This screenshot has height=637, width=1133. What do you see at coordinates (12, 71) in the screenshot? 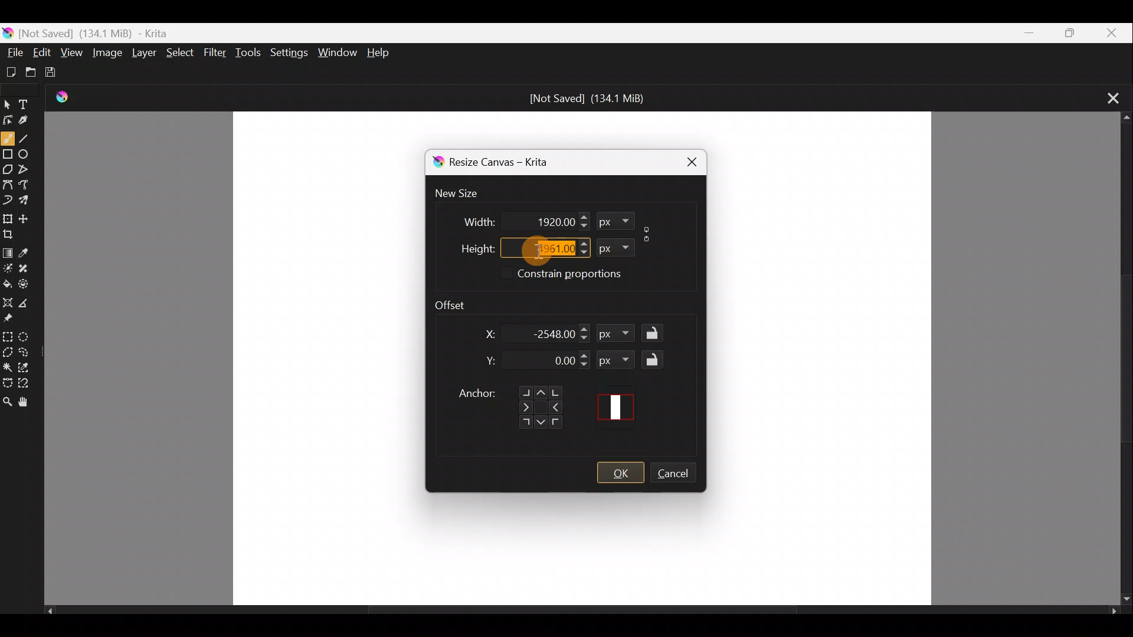
I see `Create a new document` at bounding box center [12, 71].